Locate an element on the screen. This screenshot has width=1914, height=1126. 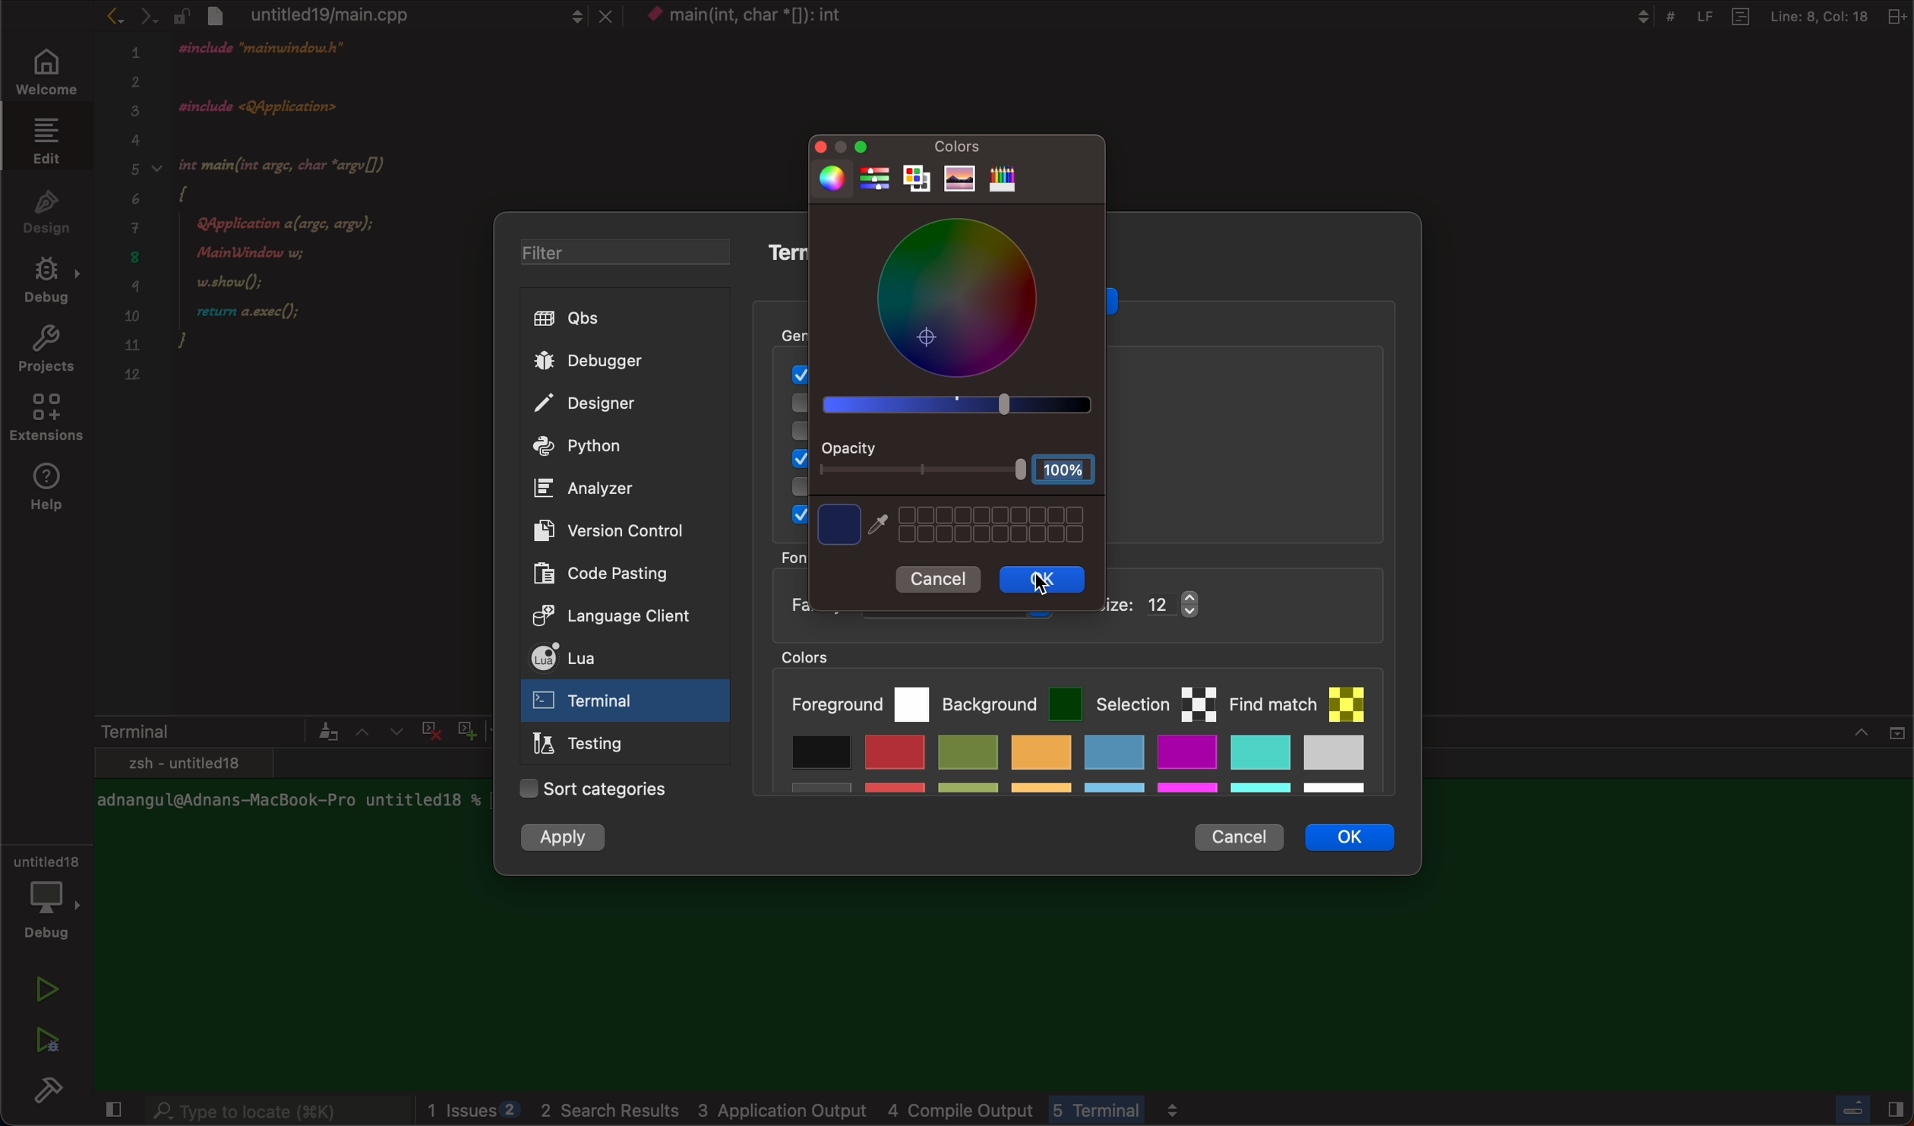
run is located at coordinates (49, 989).